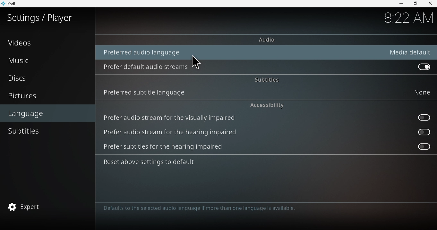 This screenshot has height=230, width=437. Describe the element at coordinates (270, 53) in the screenshot. I see `Preferred audio language : Media default` at that location.